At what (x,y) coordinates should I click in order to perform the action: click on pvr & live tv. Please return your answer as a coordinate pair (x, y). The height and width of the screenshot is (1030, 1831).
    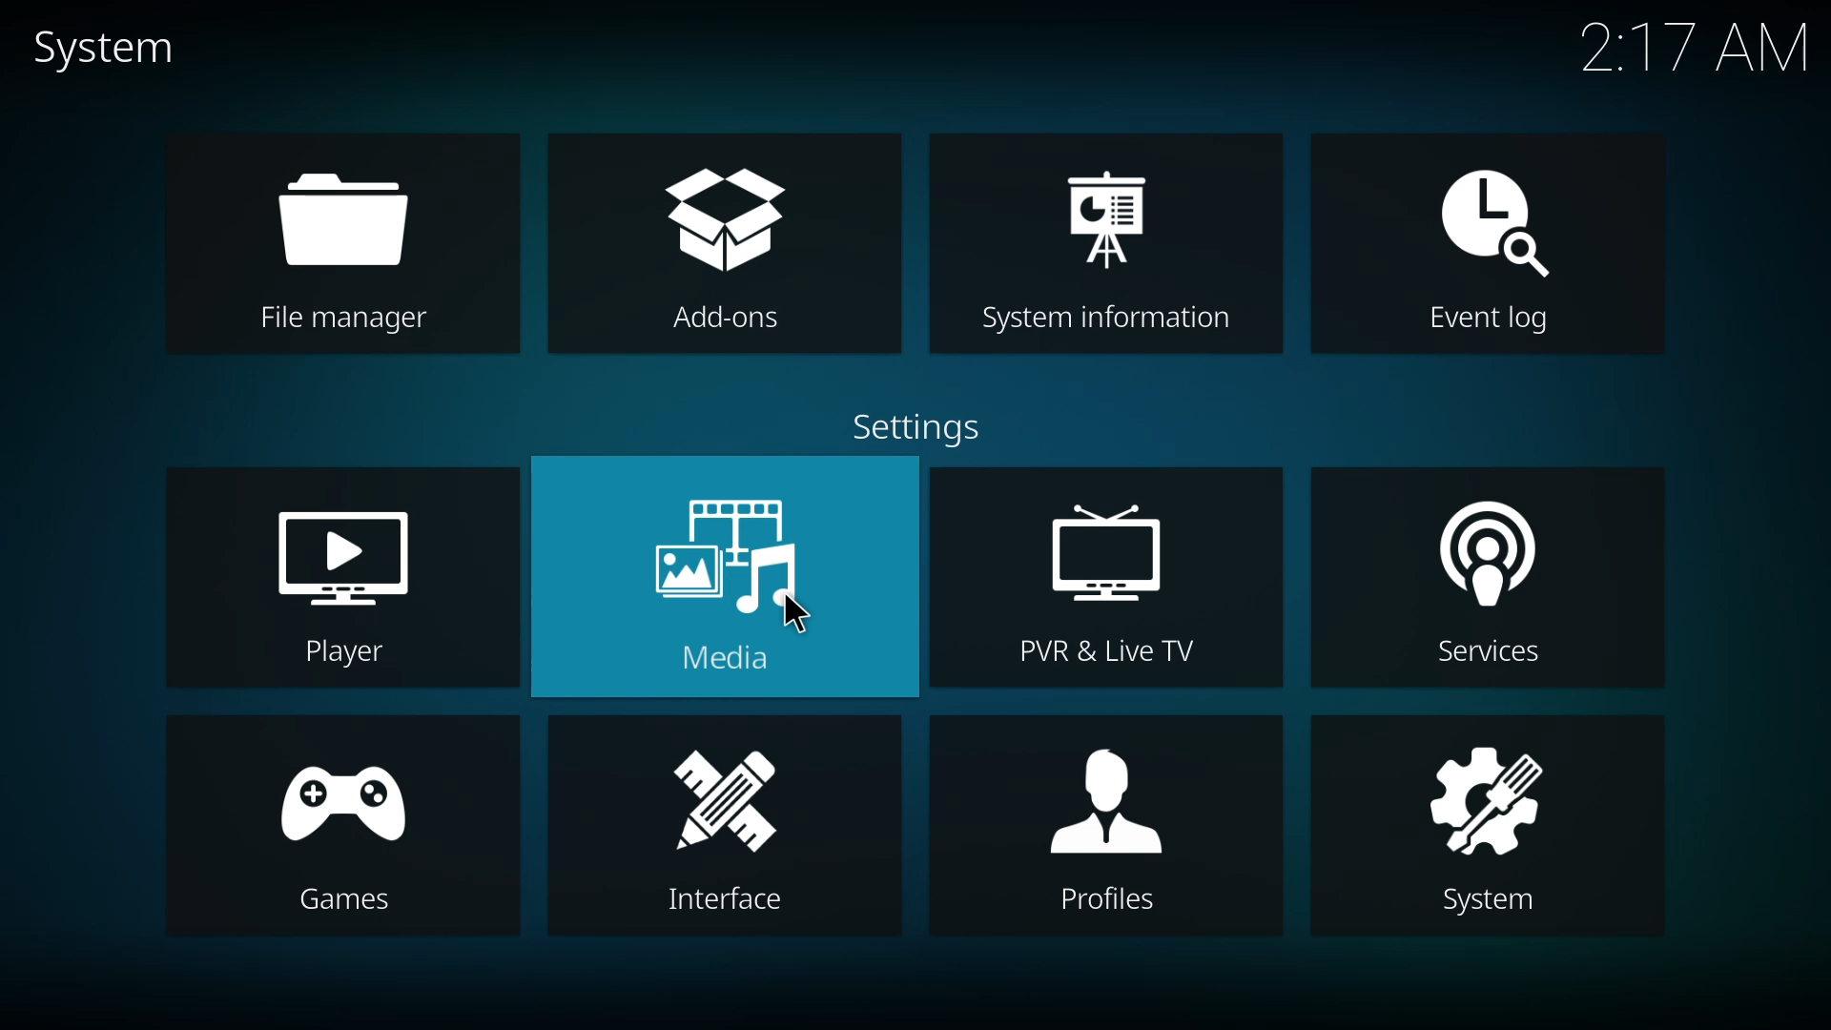
    Looking at the image, I should click on (1097, 578).